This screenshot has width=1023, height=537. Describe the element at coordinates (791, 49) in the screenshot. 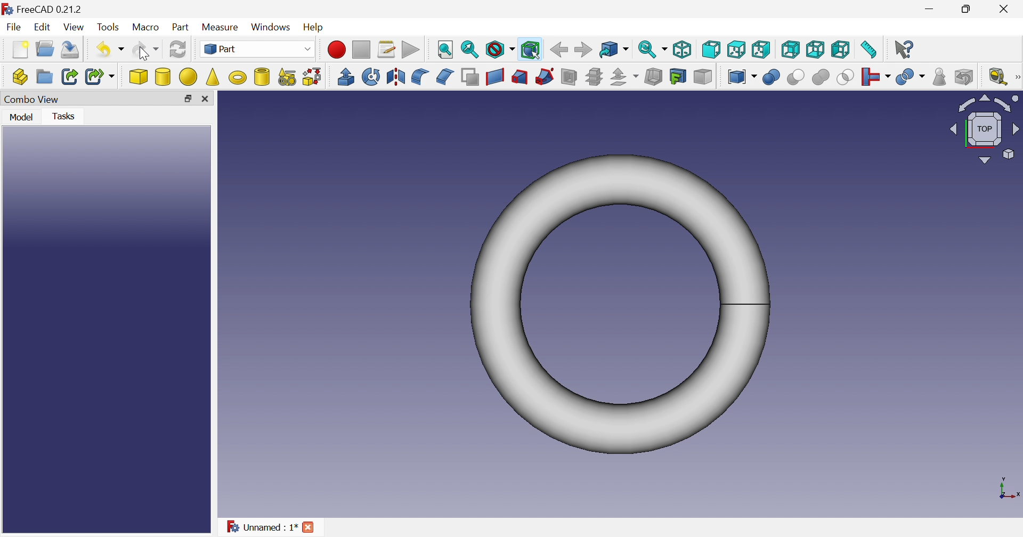

I see `Right` at that location.